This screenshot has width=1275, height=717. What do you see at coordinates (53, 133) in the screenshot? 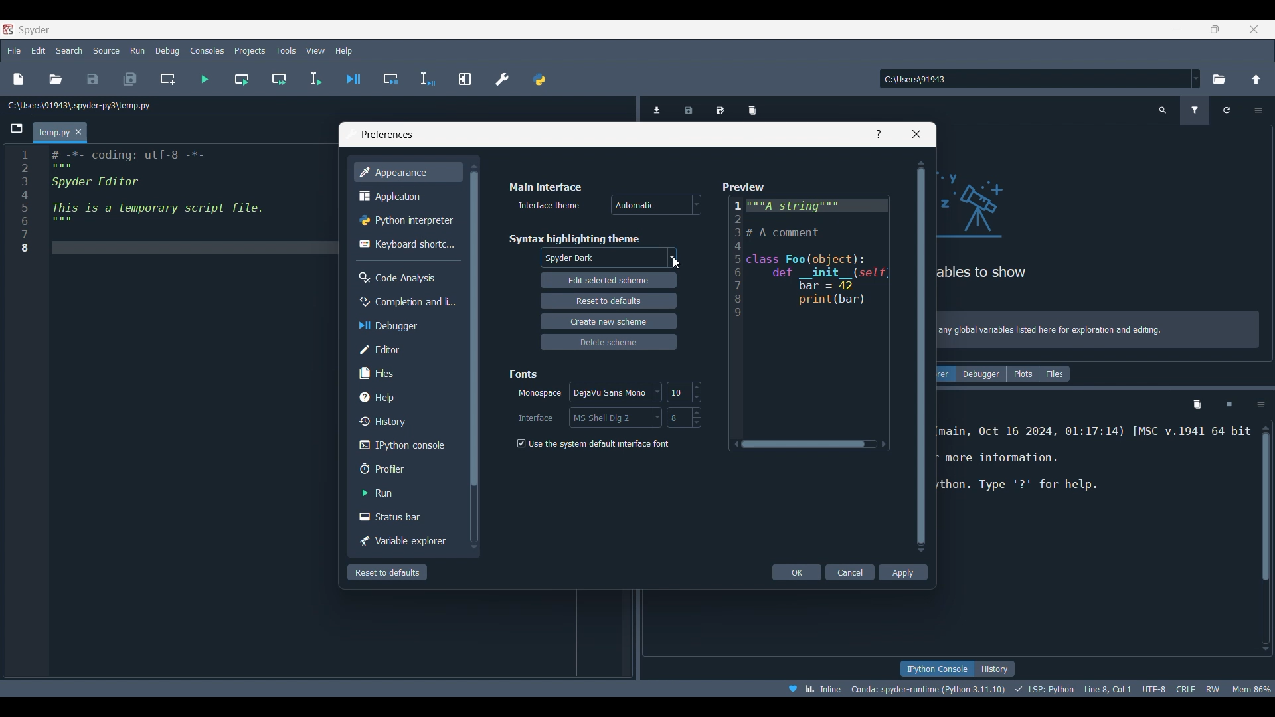
I see `Current tab highlighted` at bounding box center [53, 133].